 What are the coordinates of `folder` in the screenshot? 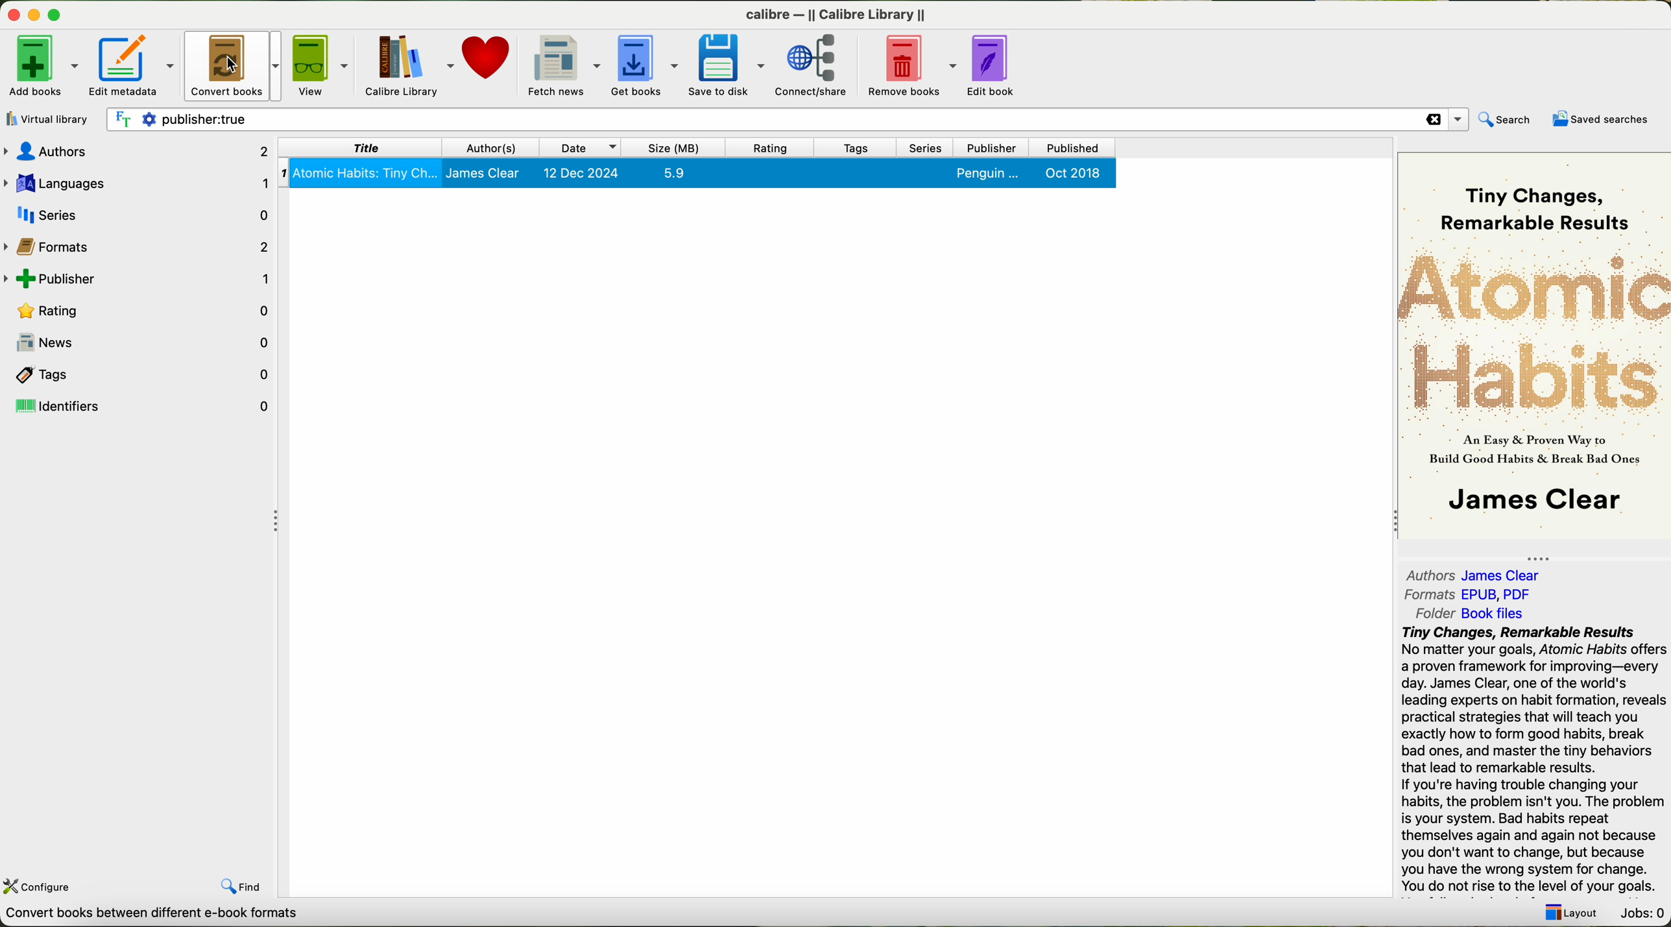 It's located at (1468, 615).